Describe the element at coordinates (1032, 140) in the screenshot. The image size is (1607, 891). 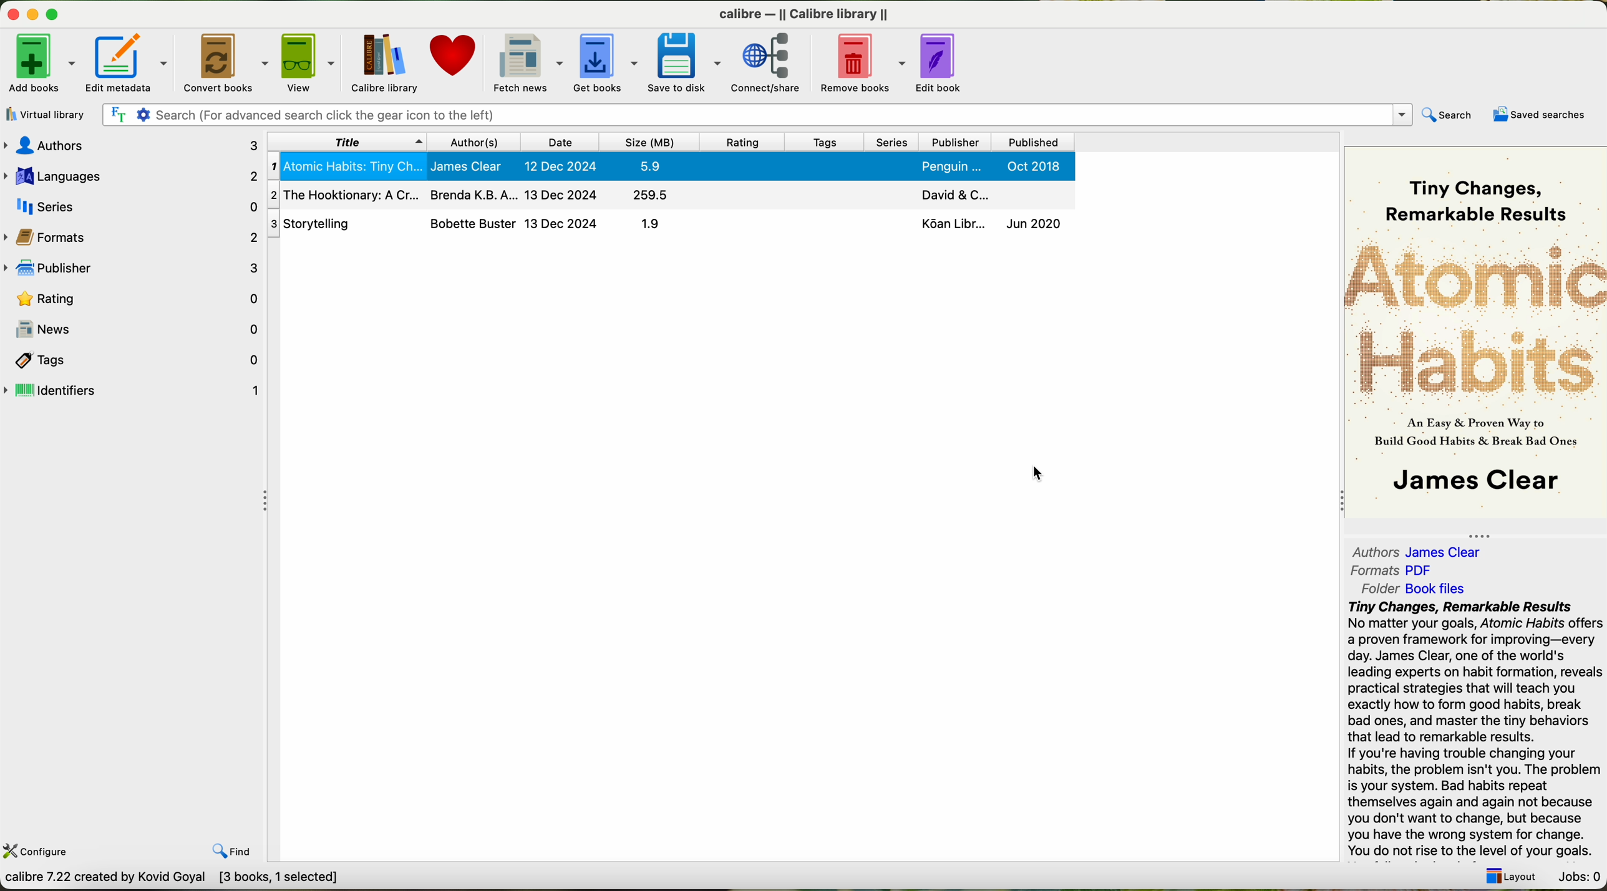
I see `published` at that location.